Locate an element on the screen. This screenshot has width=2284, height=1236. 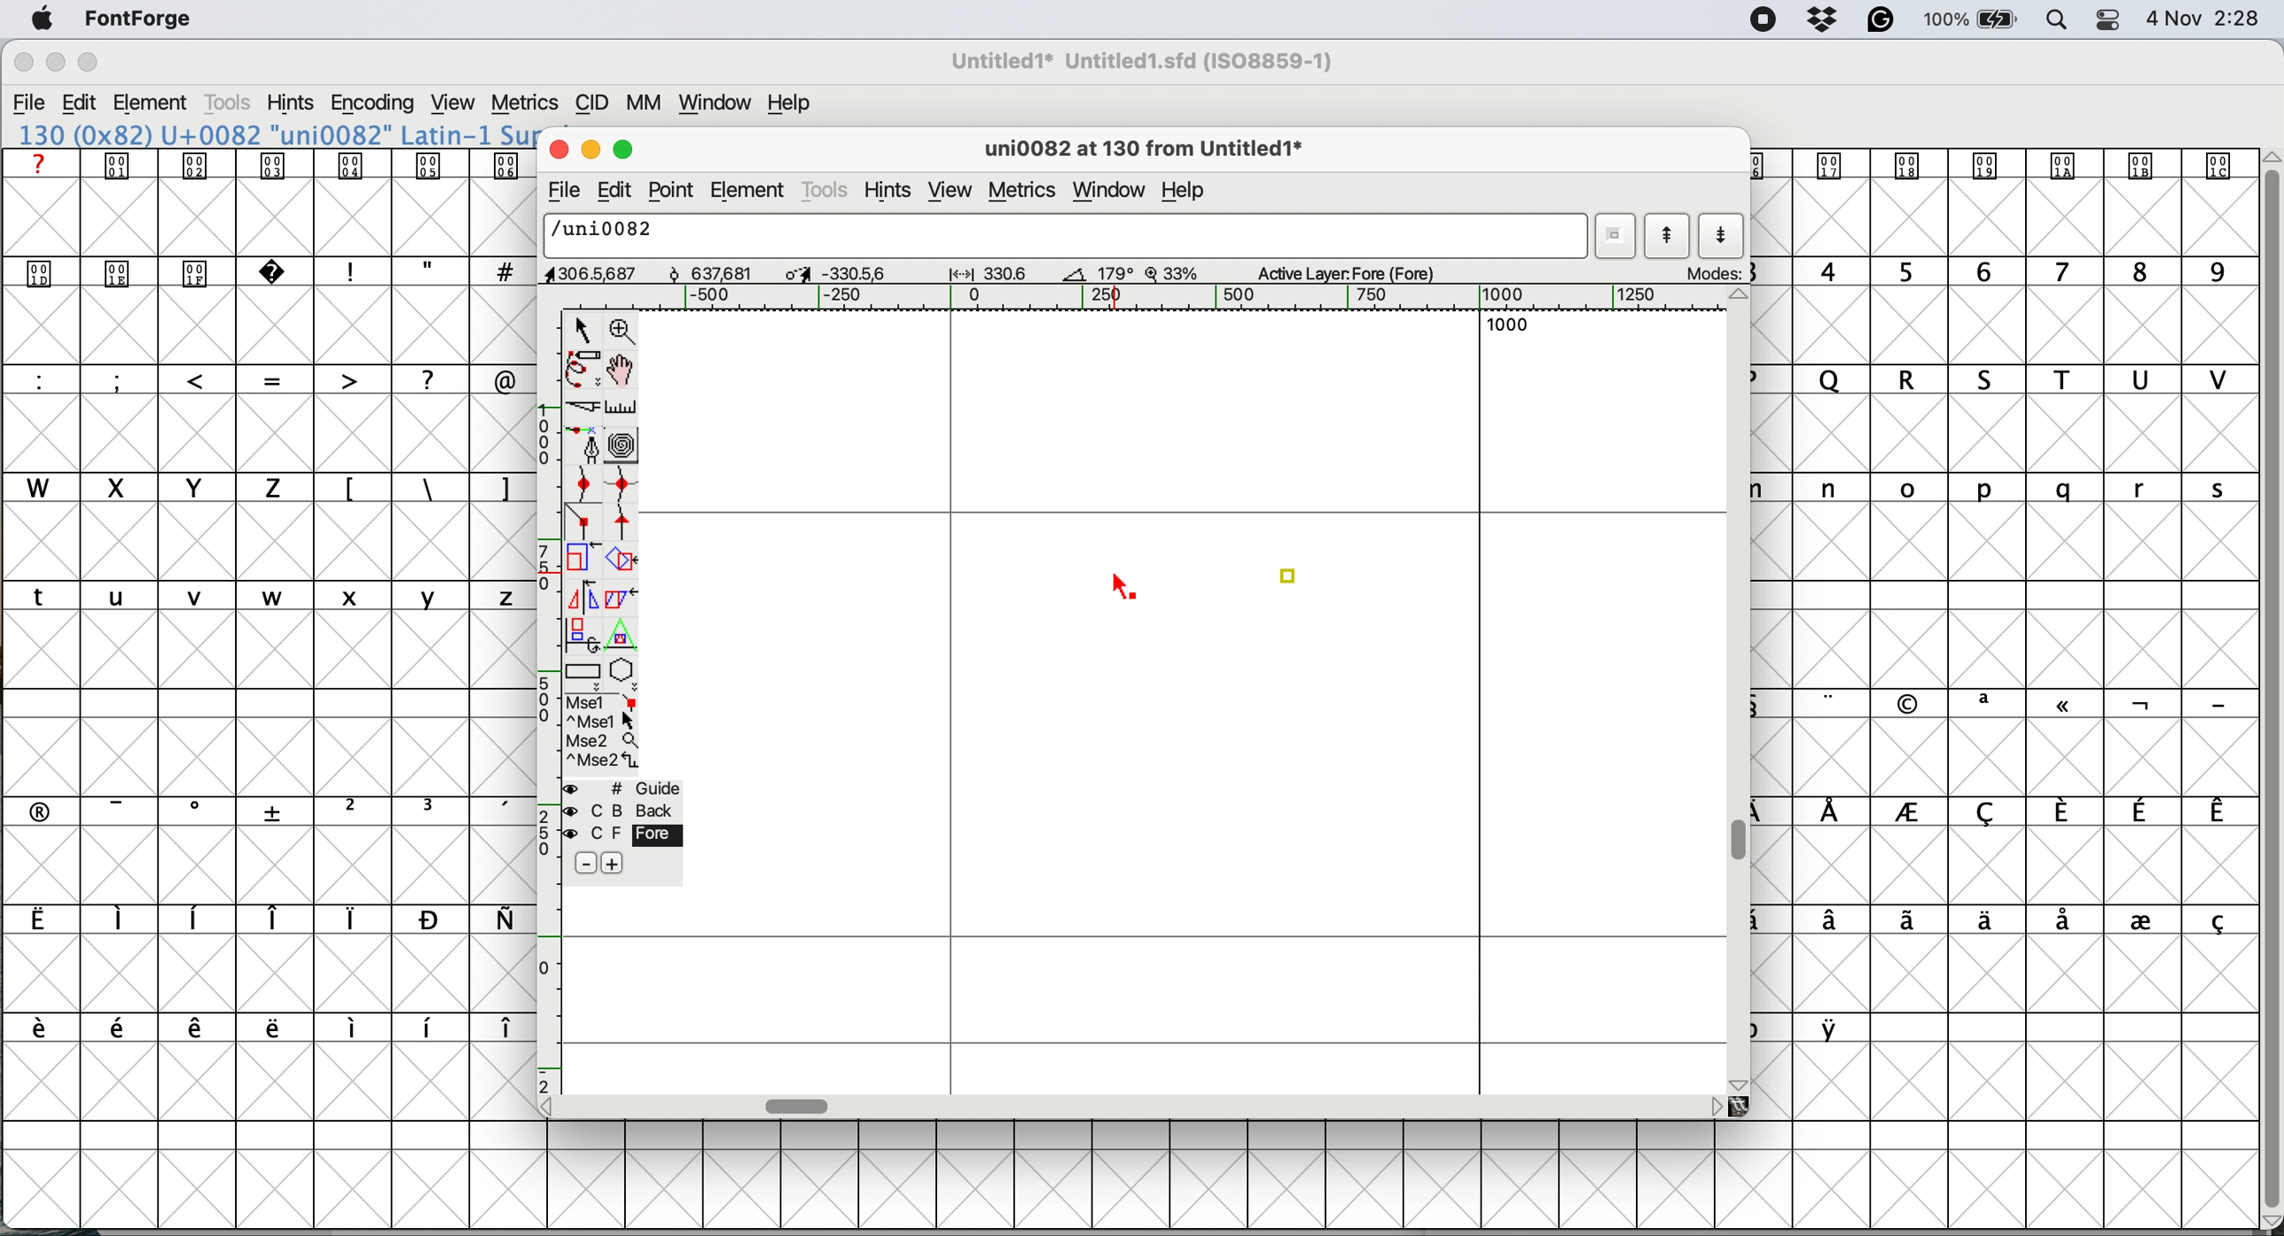
symbols is located at coordinates (2025, 812).